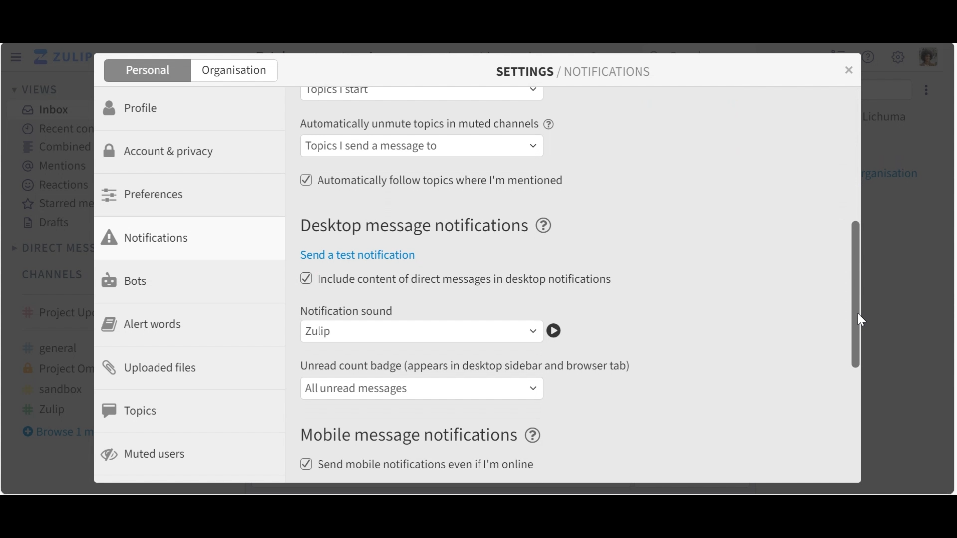 The image size is (957, 538). Describe the element at coordinates (573, 72) in the screenshot. I see `SETTINGS / NOTIFICATIONS` at that location.